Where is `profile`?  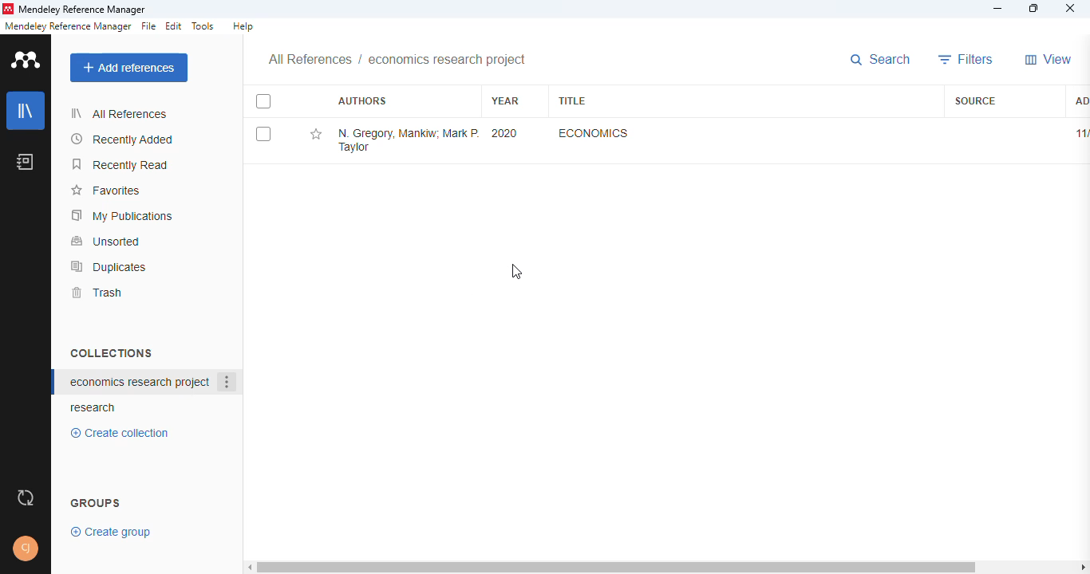 profile is located at coordinates (27, 548).